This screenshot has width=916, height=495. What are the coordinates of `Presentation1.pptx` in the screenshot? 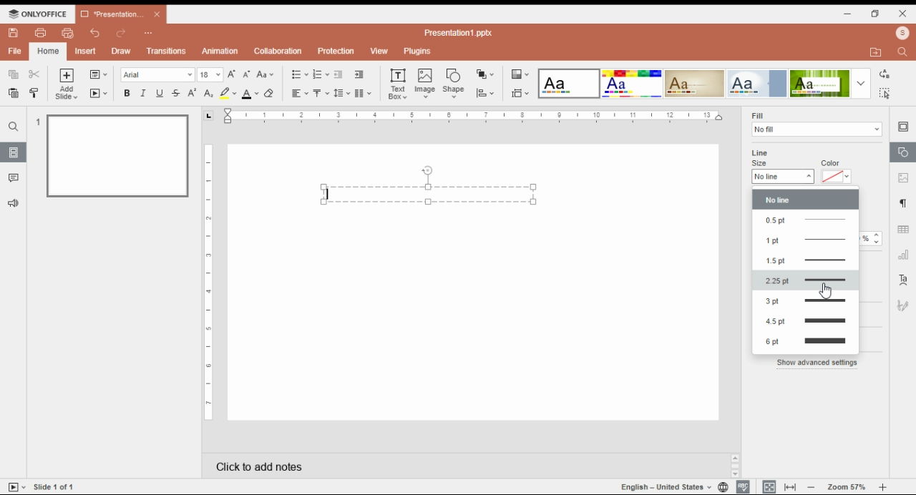 It's located at (458, 33).